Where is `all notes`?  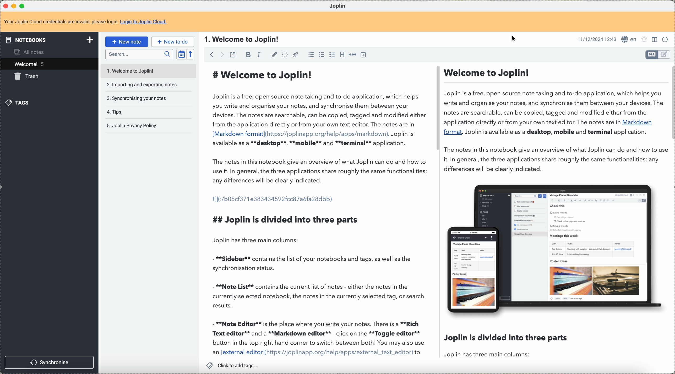
all notes is located at coordinates (29, 53).